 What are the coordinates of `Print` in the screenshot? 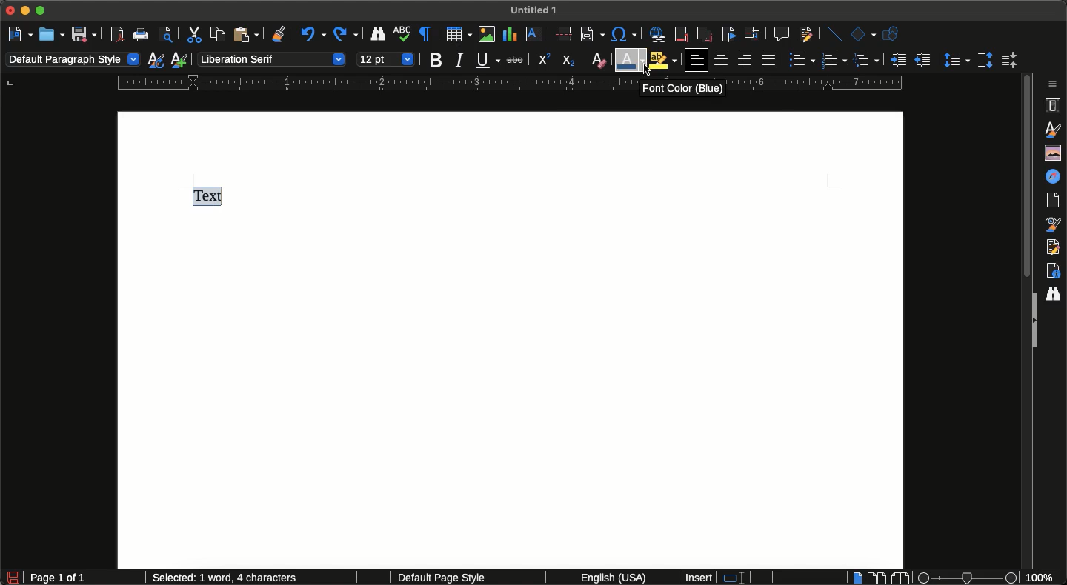 It's located at (142, 36).